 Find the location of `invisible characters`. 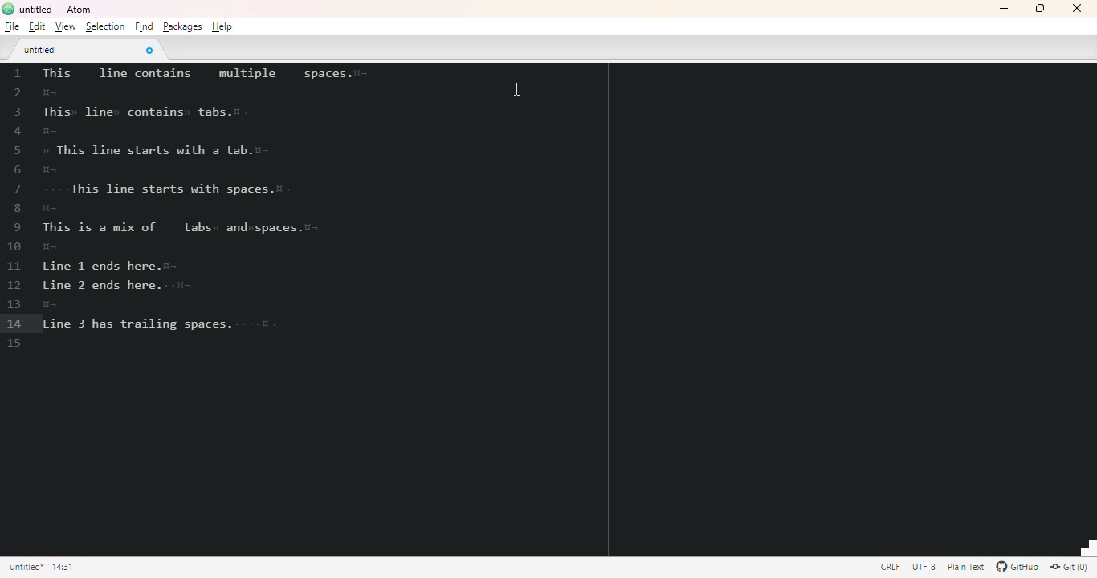

invisible characters is located at coordinates (51, 132).